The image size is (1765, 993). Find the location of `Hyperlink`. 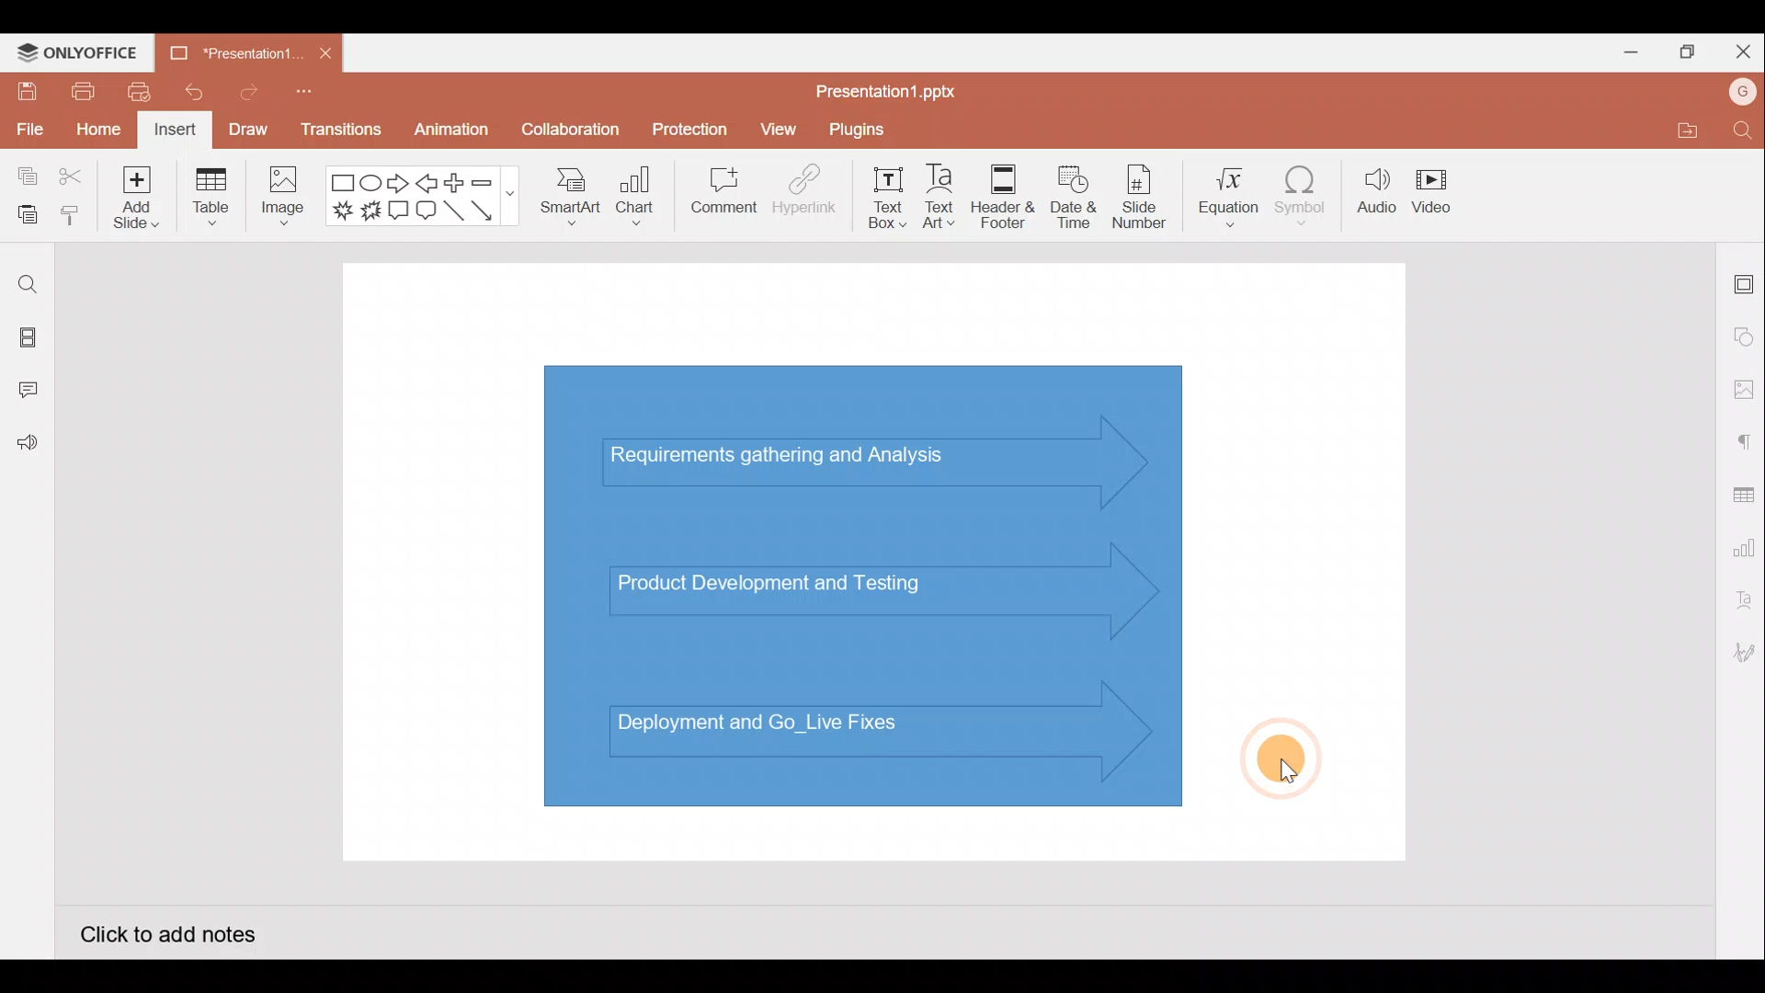

Hyperlink is located at coordinates (800, 192).